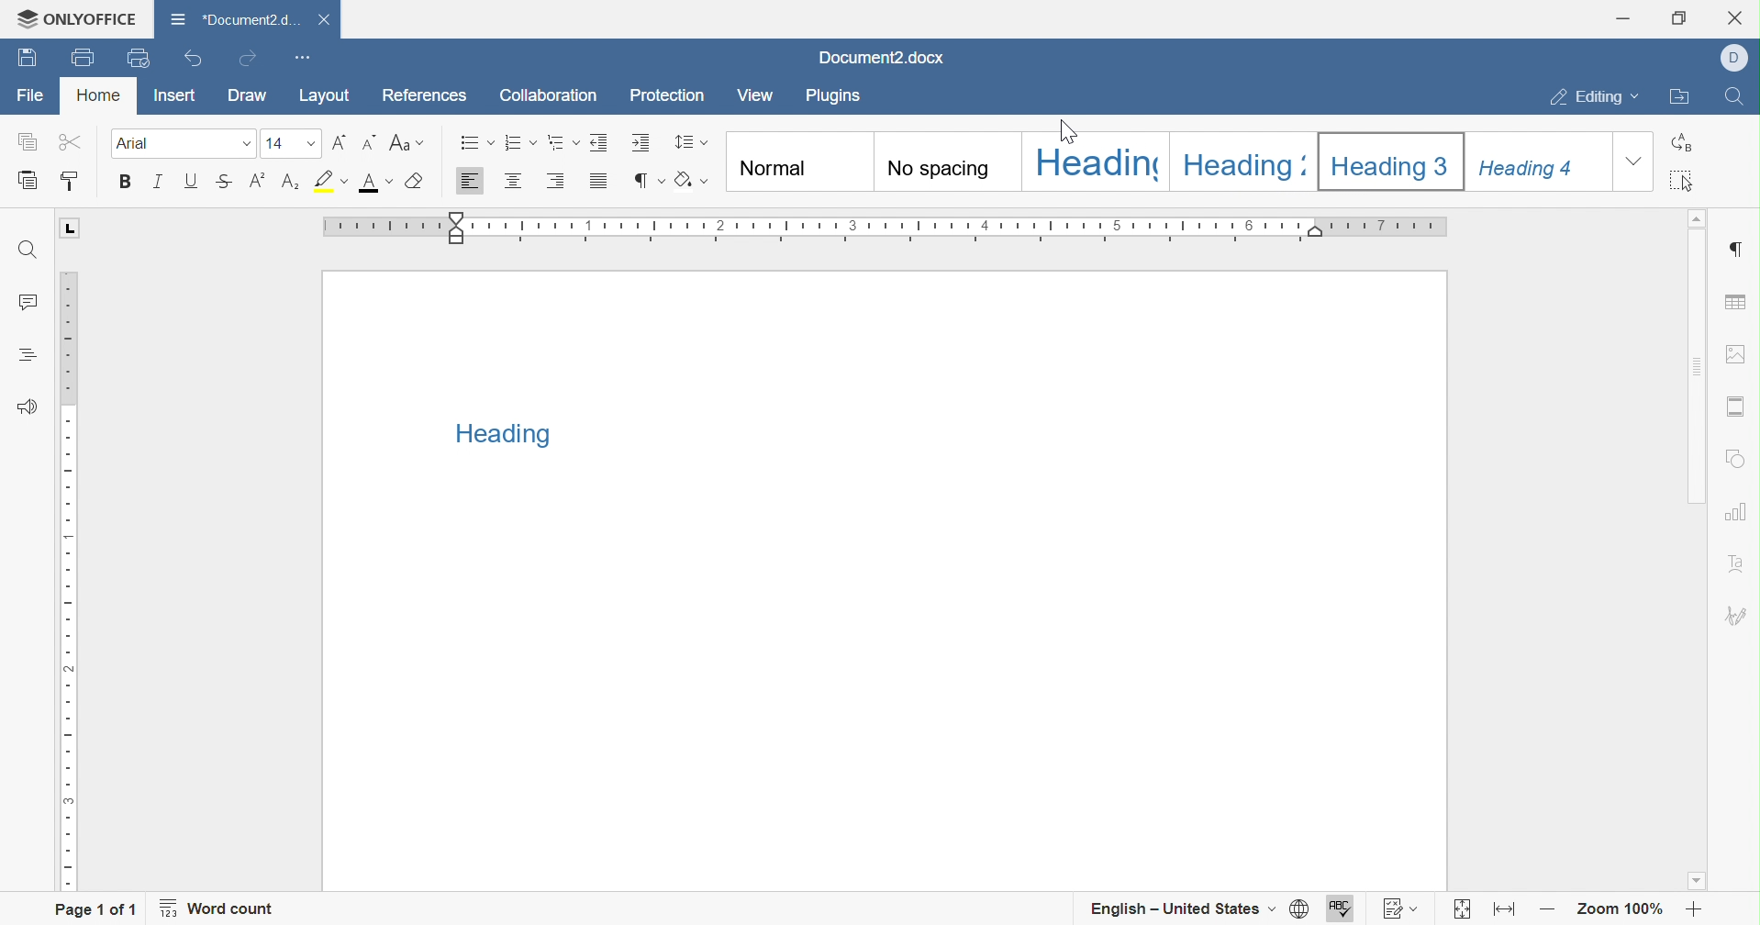  What do you see at coordinates (795, 162) in the screenshot?
I see `Normal` at bounding box center [795, 162].